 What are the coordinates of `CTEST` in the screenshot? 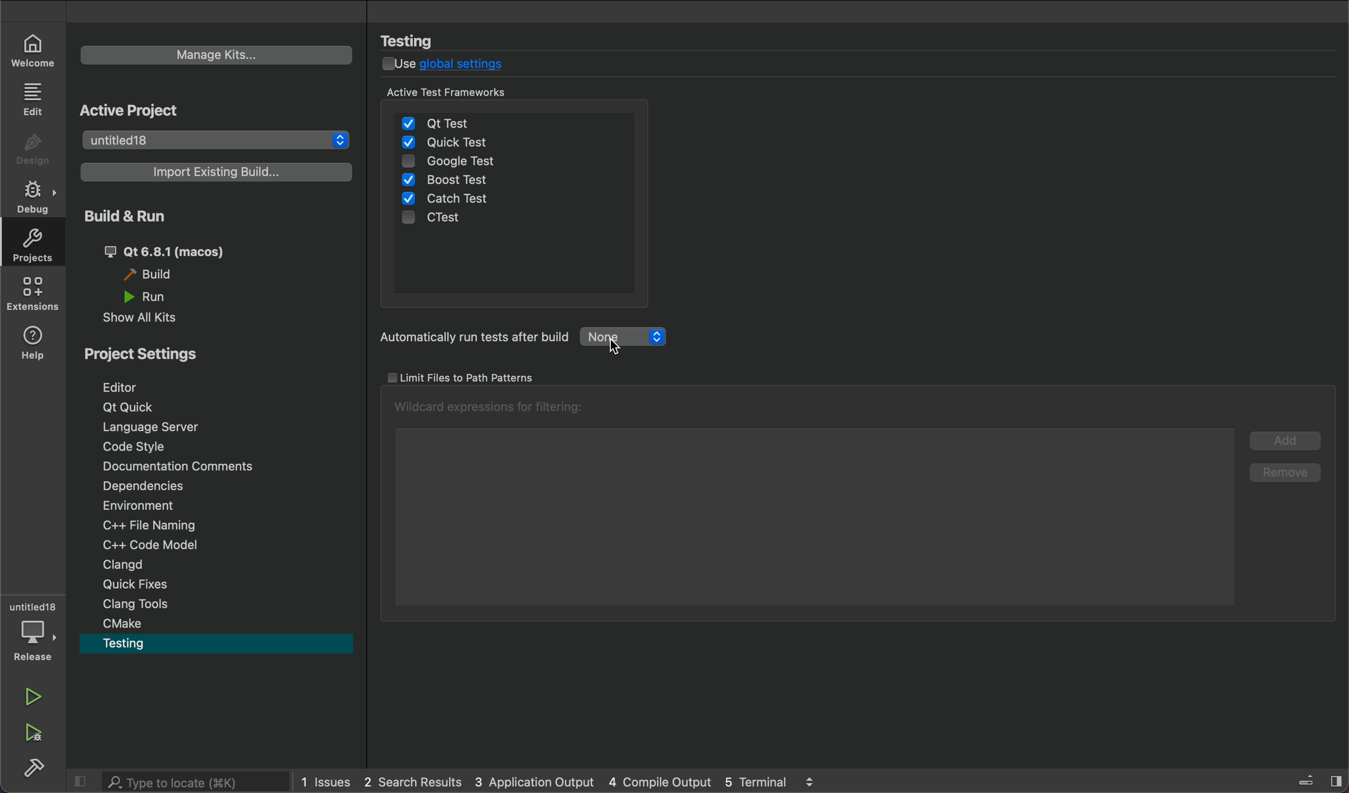 It's located at (443, 220).